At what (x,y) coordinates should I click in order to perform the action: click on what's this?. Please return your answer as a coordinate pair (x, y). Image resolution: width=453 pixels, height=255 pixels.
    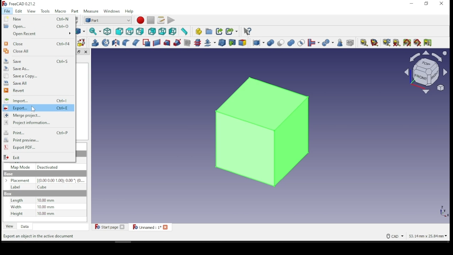
    Looking at the image, I should click on (247, 32).